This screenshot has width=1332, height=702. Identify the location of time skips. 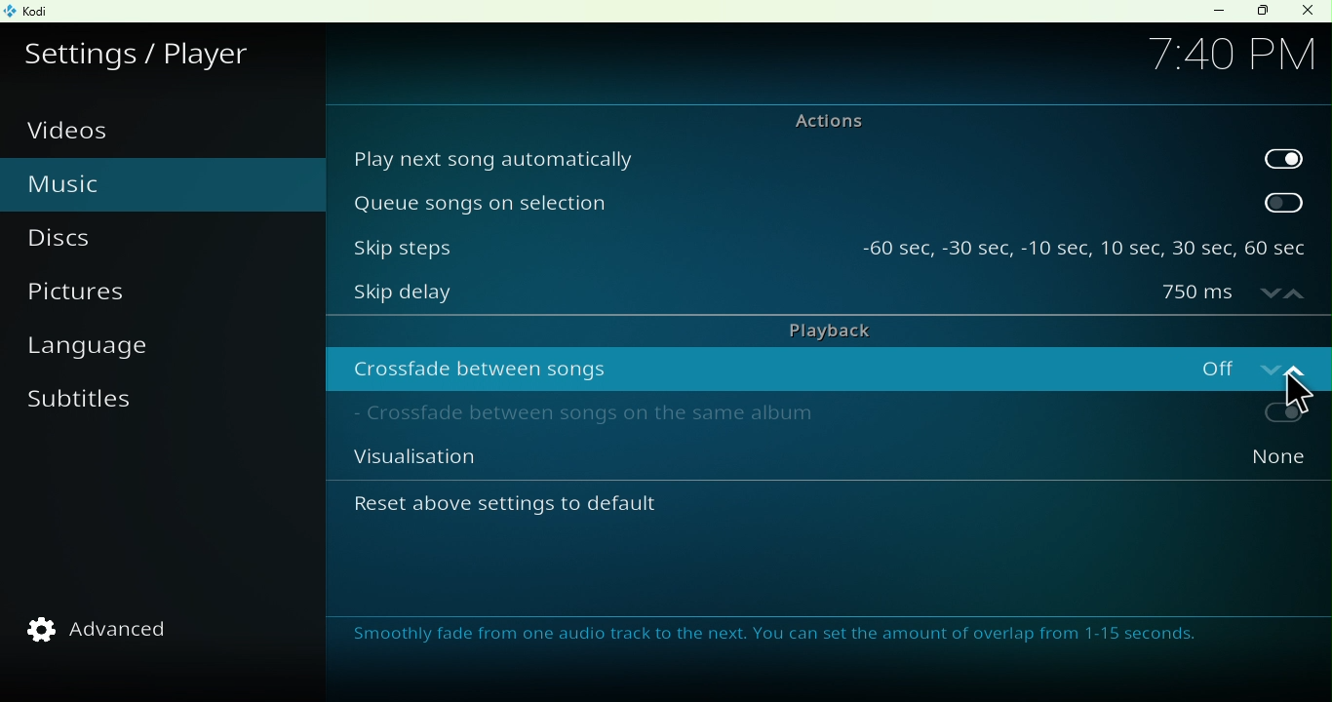
(1084, 242).